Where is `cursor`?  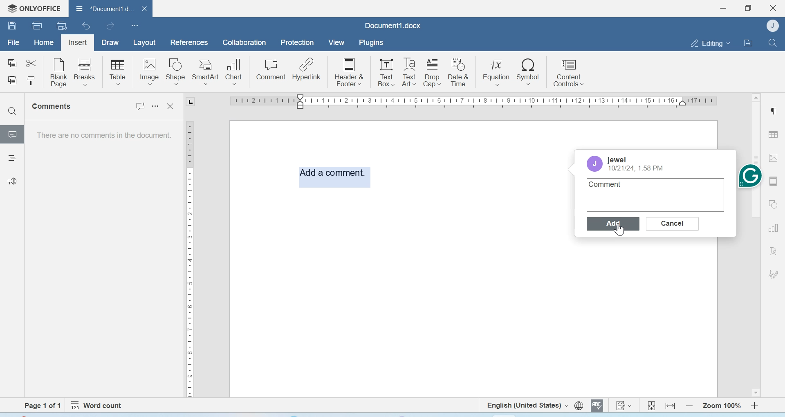 cursor is located at coordinates (617, 230).